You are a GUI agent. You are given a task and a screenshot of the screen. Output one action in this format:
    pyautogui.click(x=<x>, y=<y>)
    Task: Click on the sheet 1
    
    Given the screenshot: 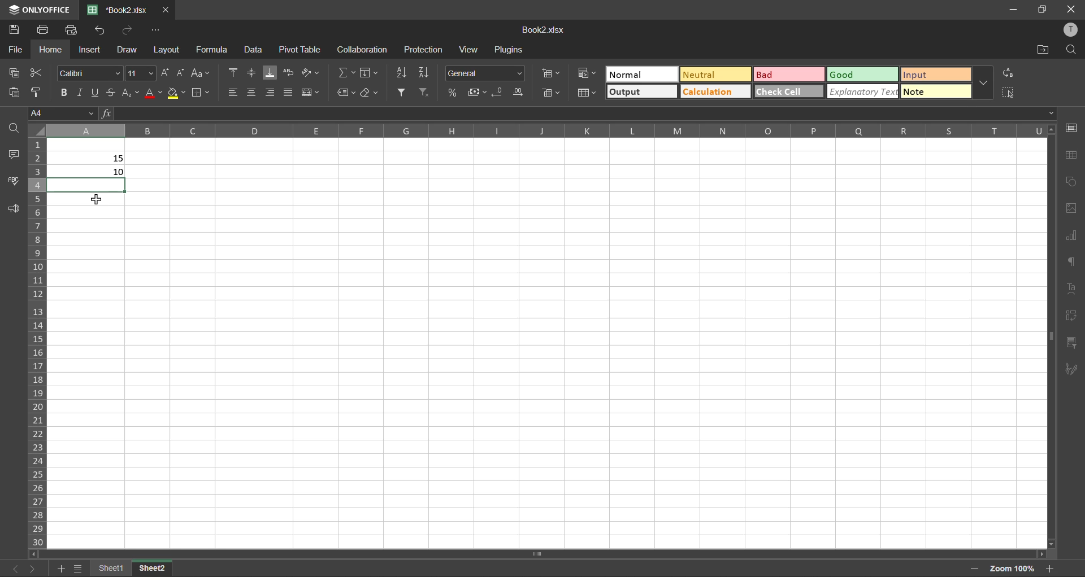 What is the action you would take?
    pyautogui.click(x=110, y=567)
    